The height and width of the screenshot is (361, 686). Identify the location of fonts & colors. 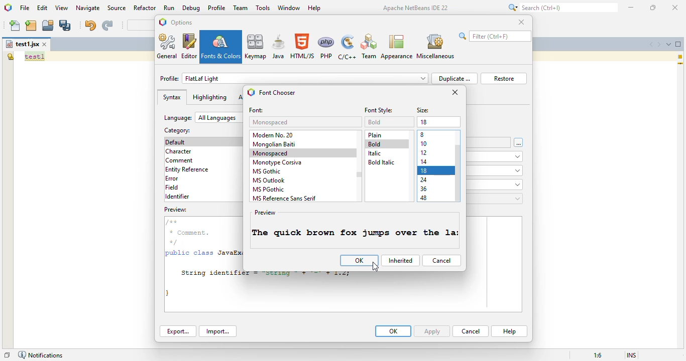
(221, 47).